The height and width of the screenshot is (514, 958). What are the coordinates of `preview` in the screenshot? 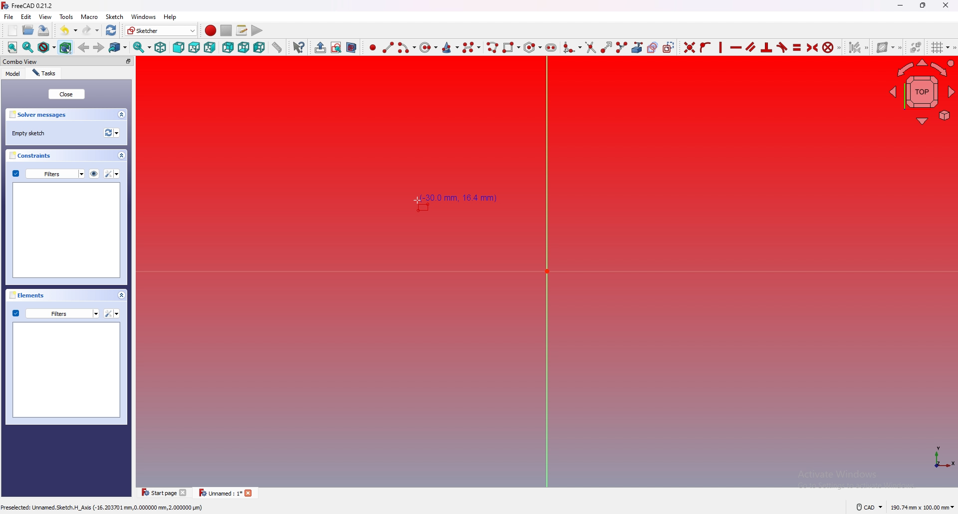 It's located at (66, 229).